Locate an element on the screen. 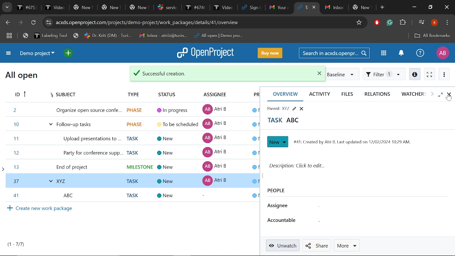 This screenshot has height=256, width=455. Assignee is located at coordinates (279, 207).